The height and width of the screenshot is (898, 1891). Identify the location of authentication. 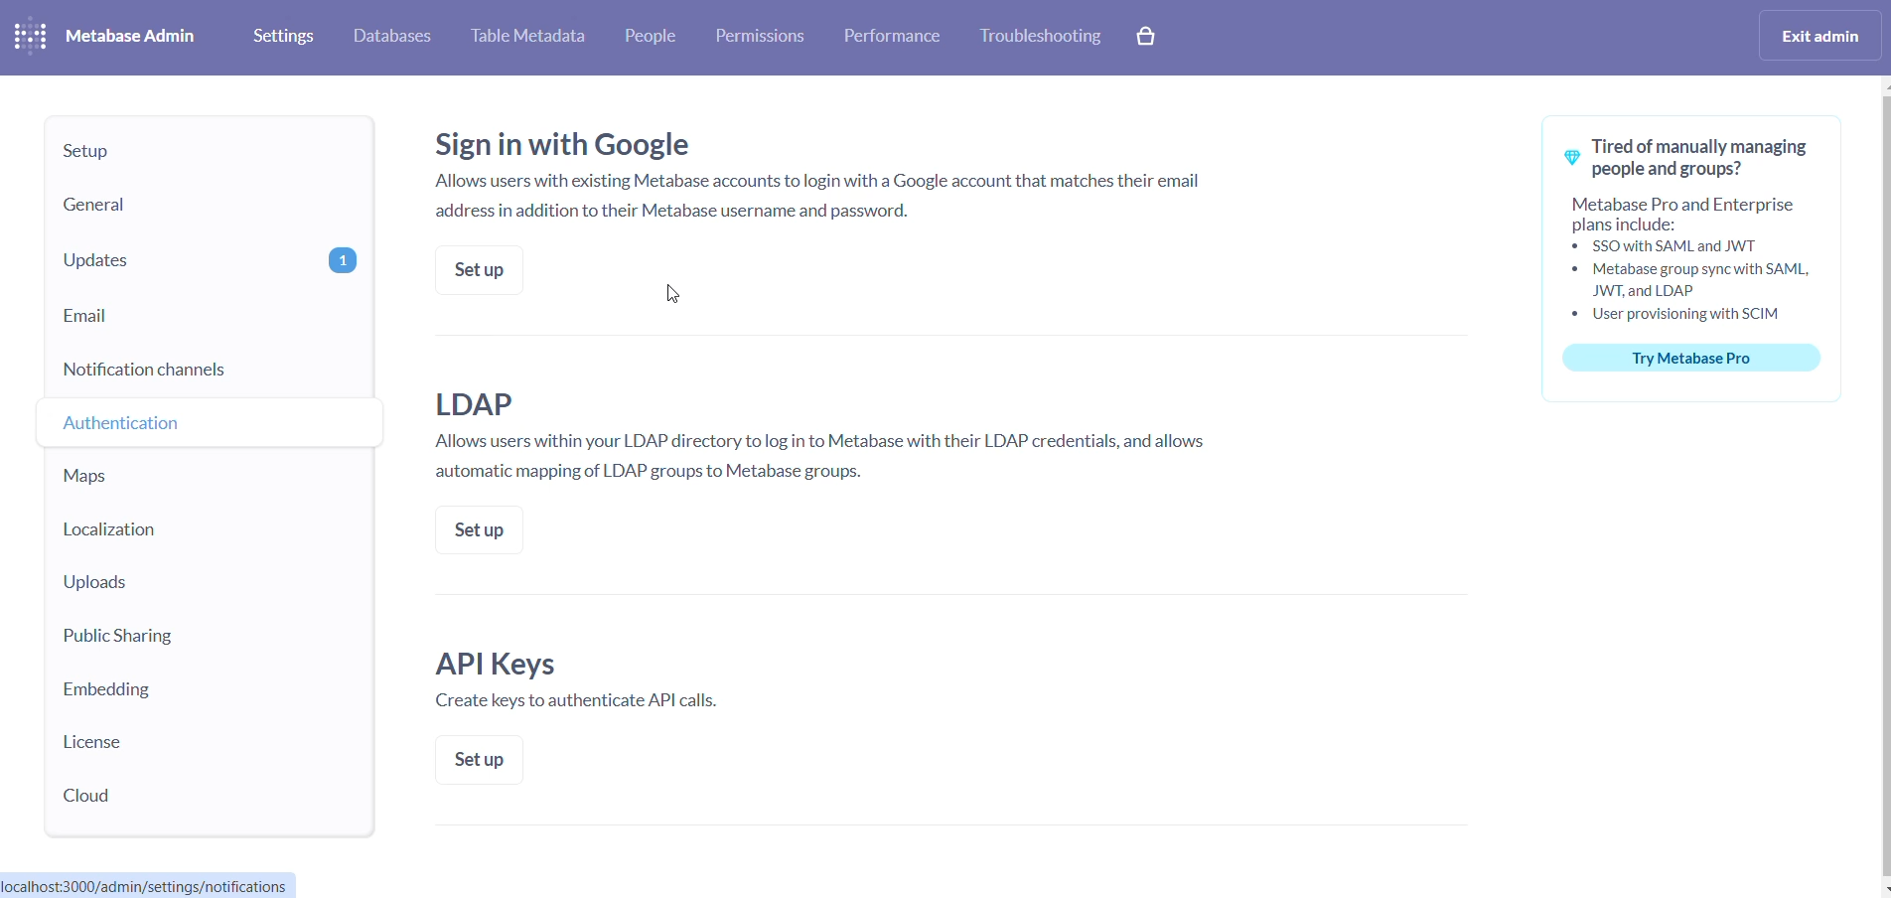
(190, 420).